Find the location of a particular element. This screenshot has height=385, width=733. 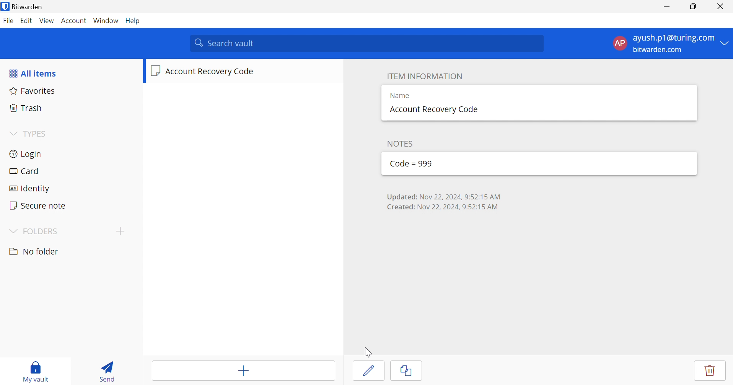

bitwarden.com is located at coordinates (657, 50).